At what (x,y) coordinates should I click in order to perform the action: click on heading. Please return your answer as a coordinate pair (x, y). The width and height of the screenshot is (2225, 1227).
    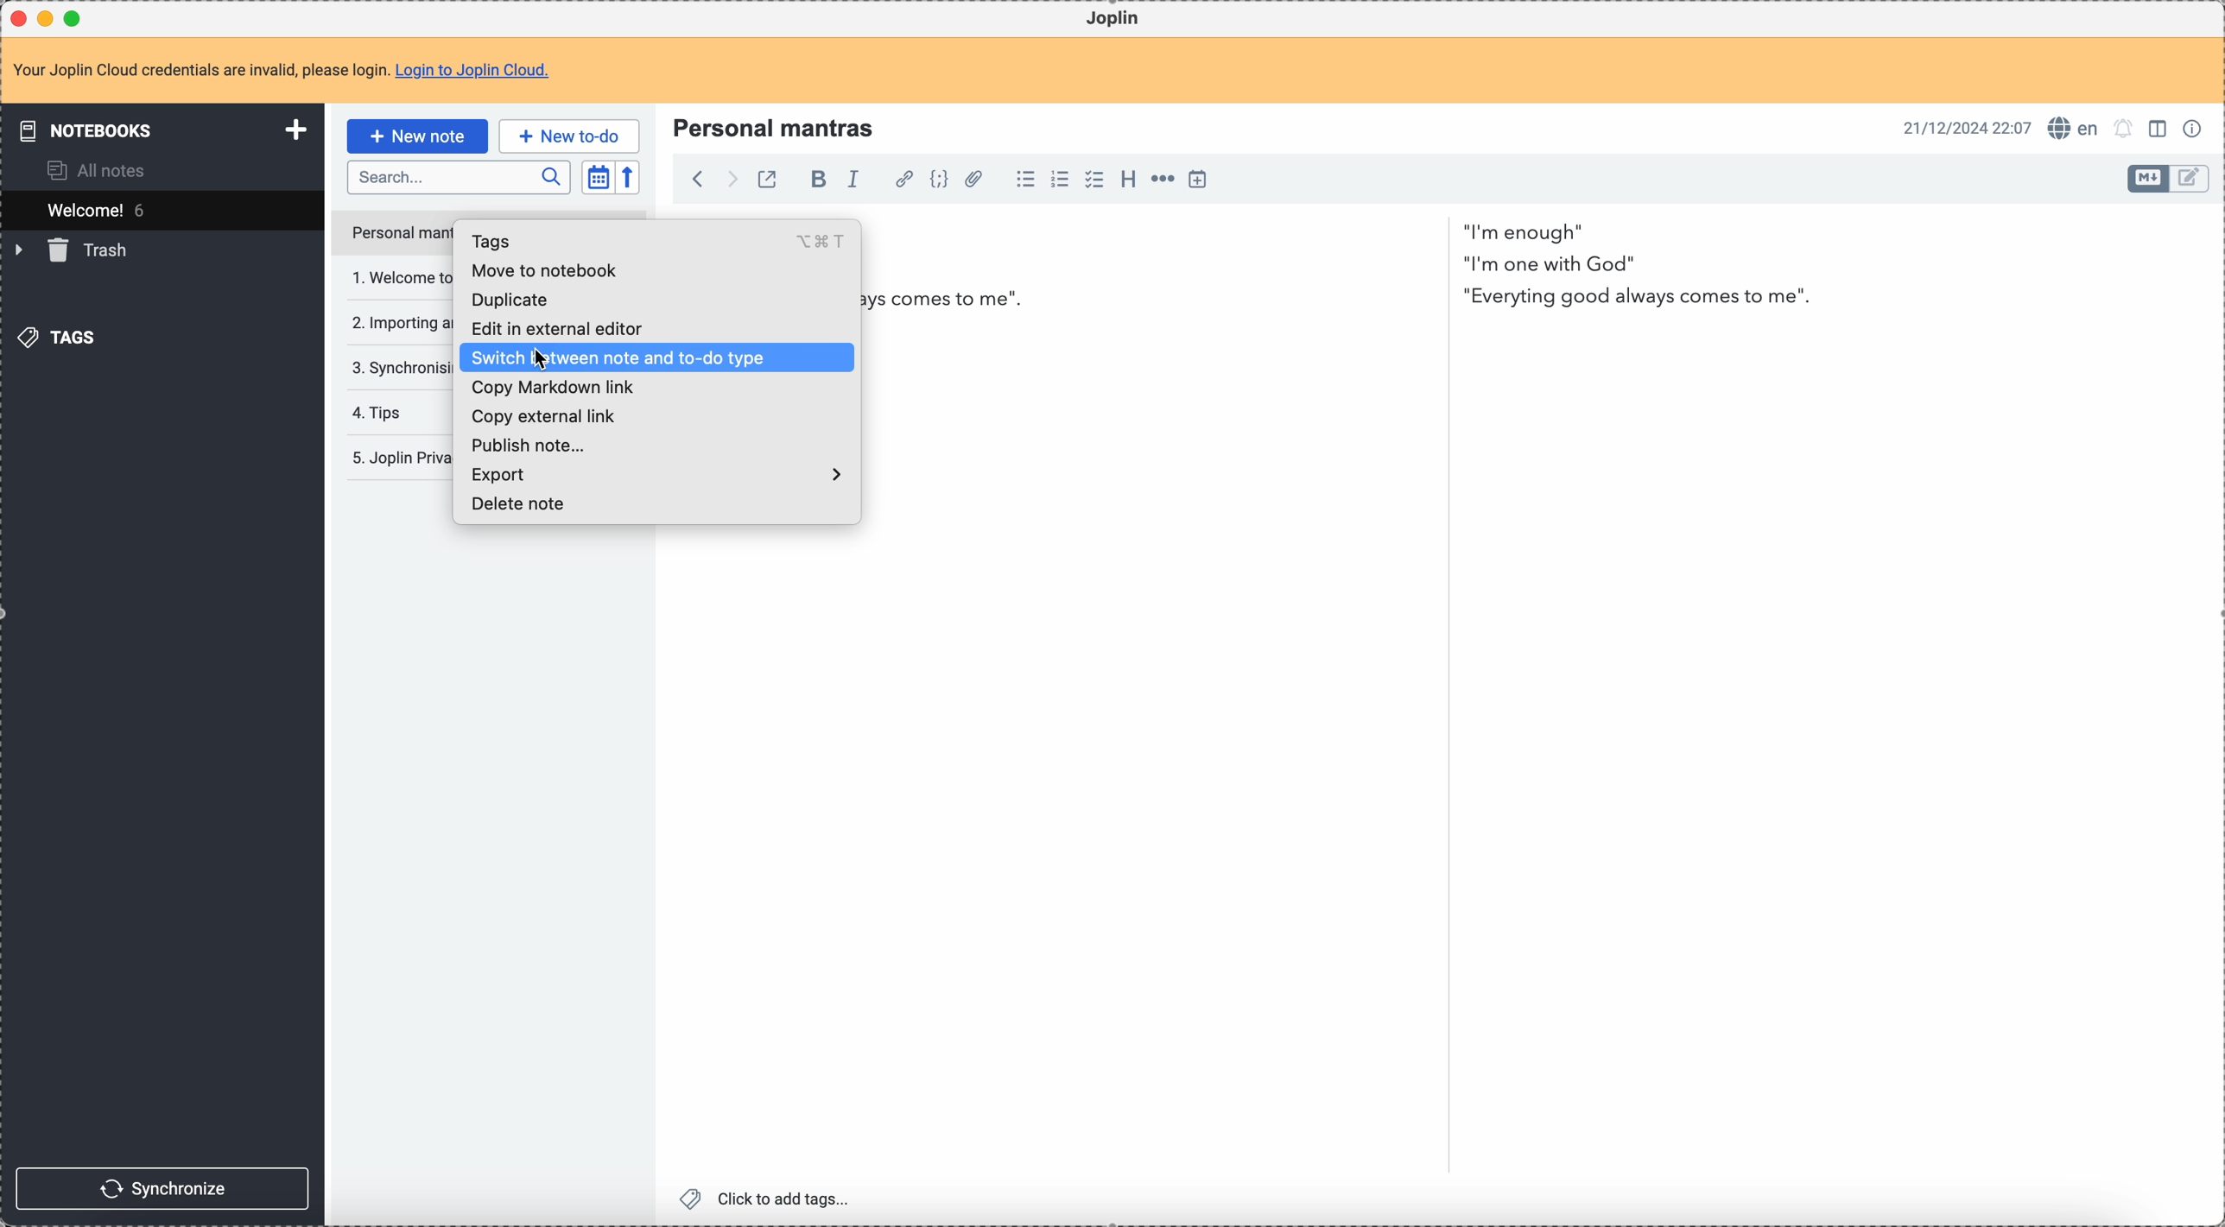
    Looking at the image, I should click on (1129, 179).